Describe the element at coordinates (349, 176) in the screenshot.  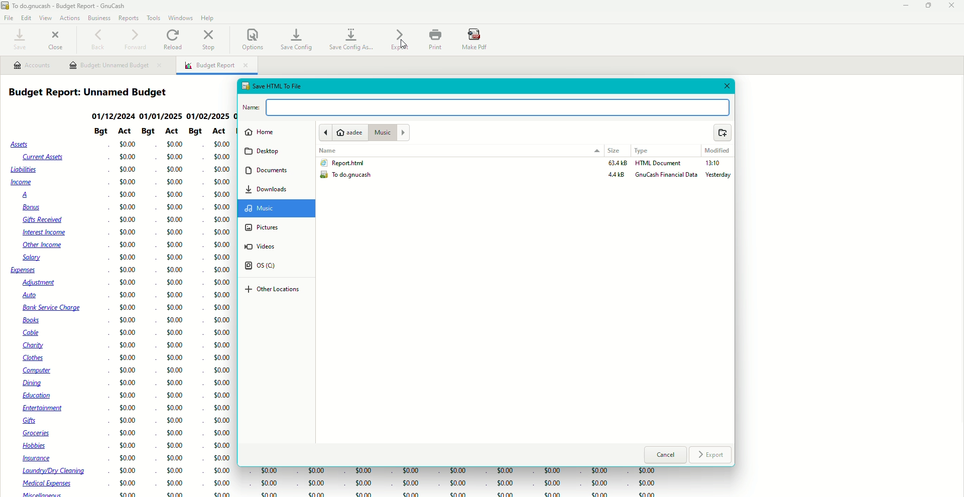
I see `To do` at that location.